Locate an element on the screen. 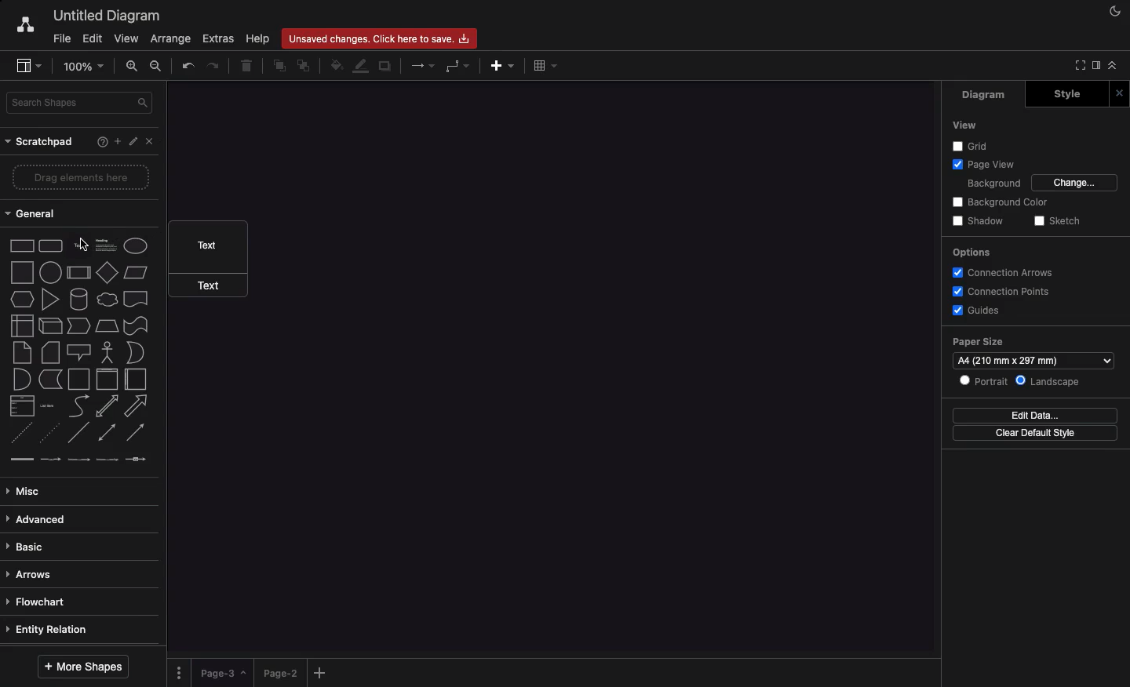 This screenshot has height=687, width=1130. circle is located at coordinates (50, 272).